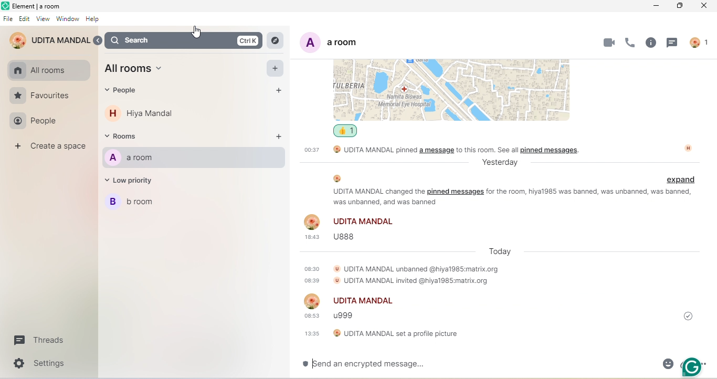  I want to click on ® [send an encrypted message..., so click(373, 364).